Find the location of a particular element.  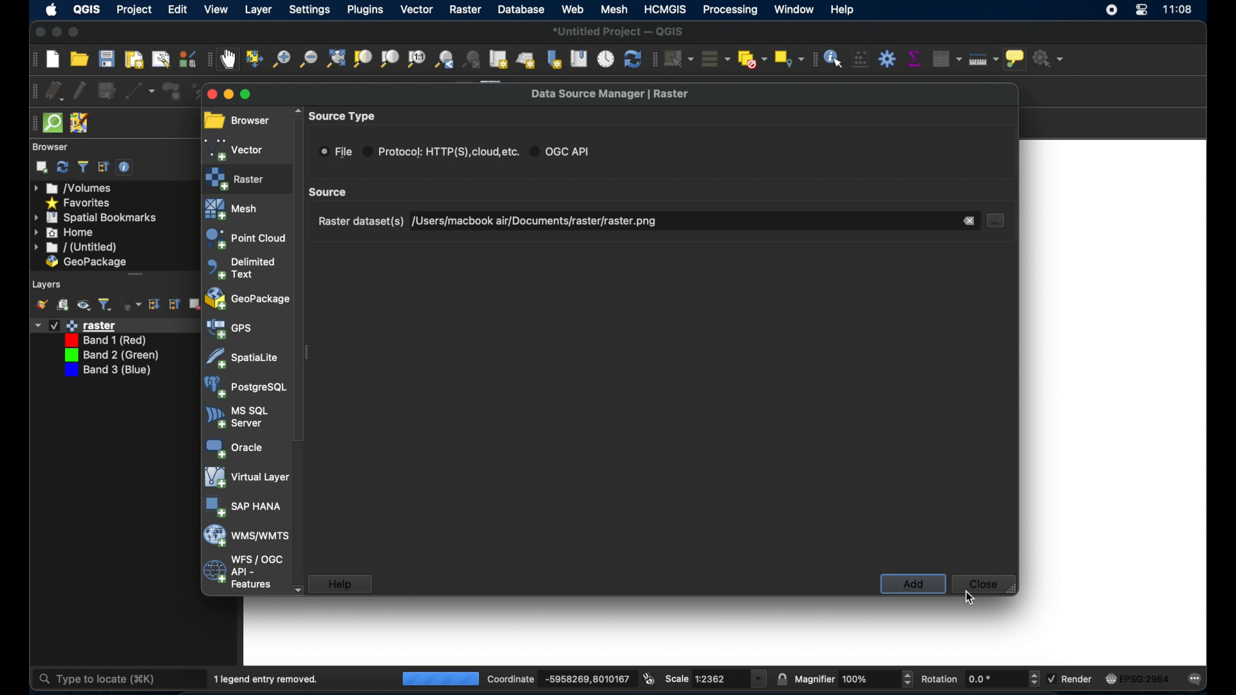

remove is located at coordinates (968, 221).